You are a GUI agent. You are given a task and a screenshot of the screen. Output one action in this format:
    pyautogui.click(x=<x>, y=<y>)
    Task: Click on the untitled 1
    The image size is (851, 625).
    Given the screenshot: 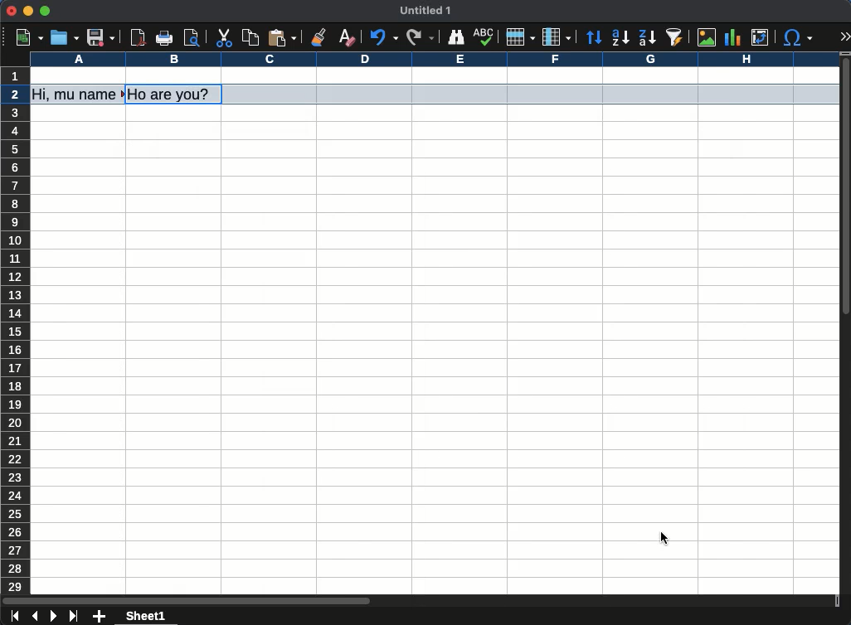 What is the action you would take?
    pyautogui.click(x=425, y=10)
    